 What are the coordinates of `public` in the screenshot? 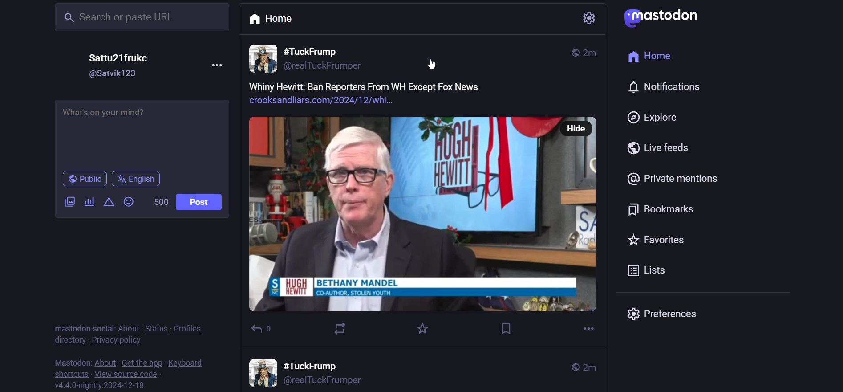 It's located at (84, 179).